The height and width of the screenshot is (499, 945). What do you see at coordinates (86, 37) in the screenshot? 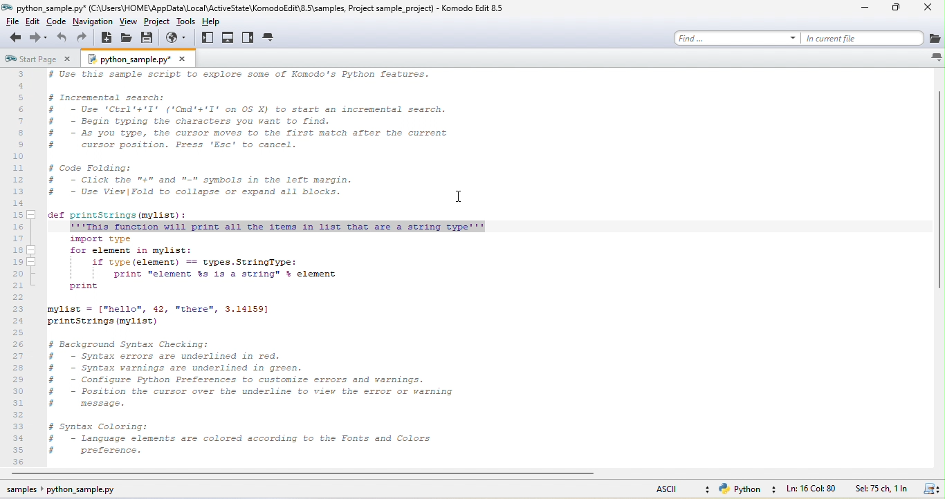
I see `redo` at bounding box center [86, 37].